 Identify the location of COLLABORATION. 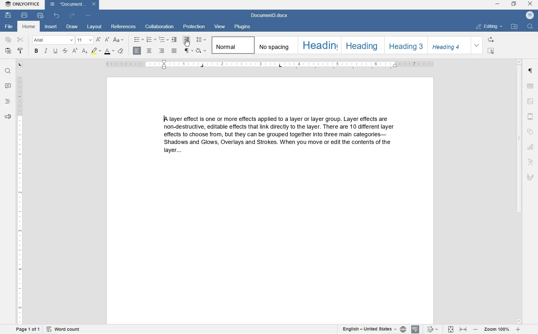
(159, 27).